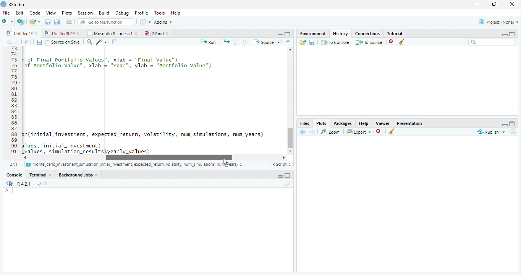  What do you see at coordinates (282, 164) in the screenshot?
I see `R Script` at bounding box center [282, 164].